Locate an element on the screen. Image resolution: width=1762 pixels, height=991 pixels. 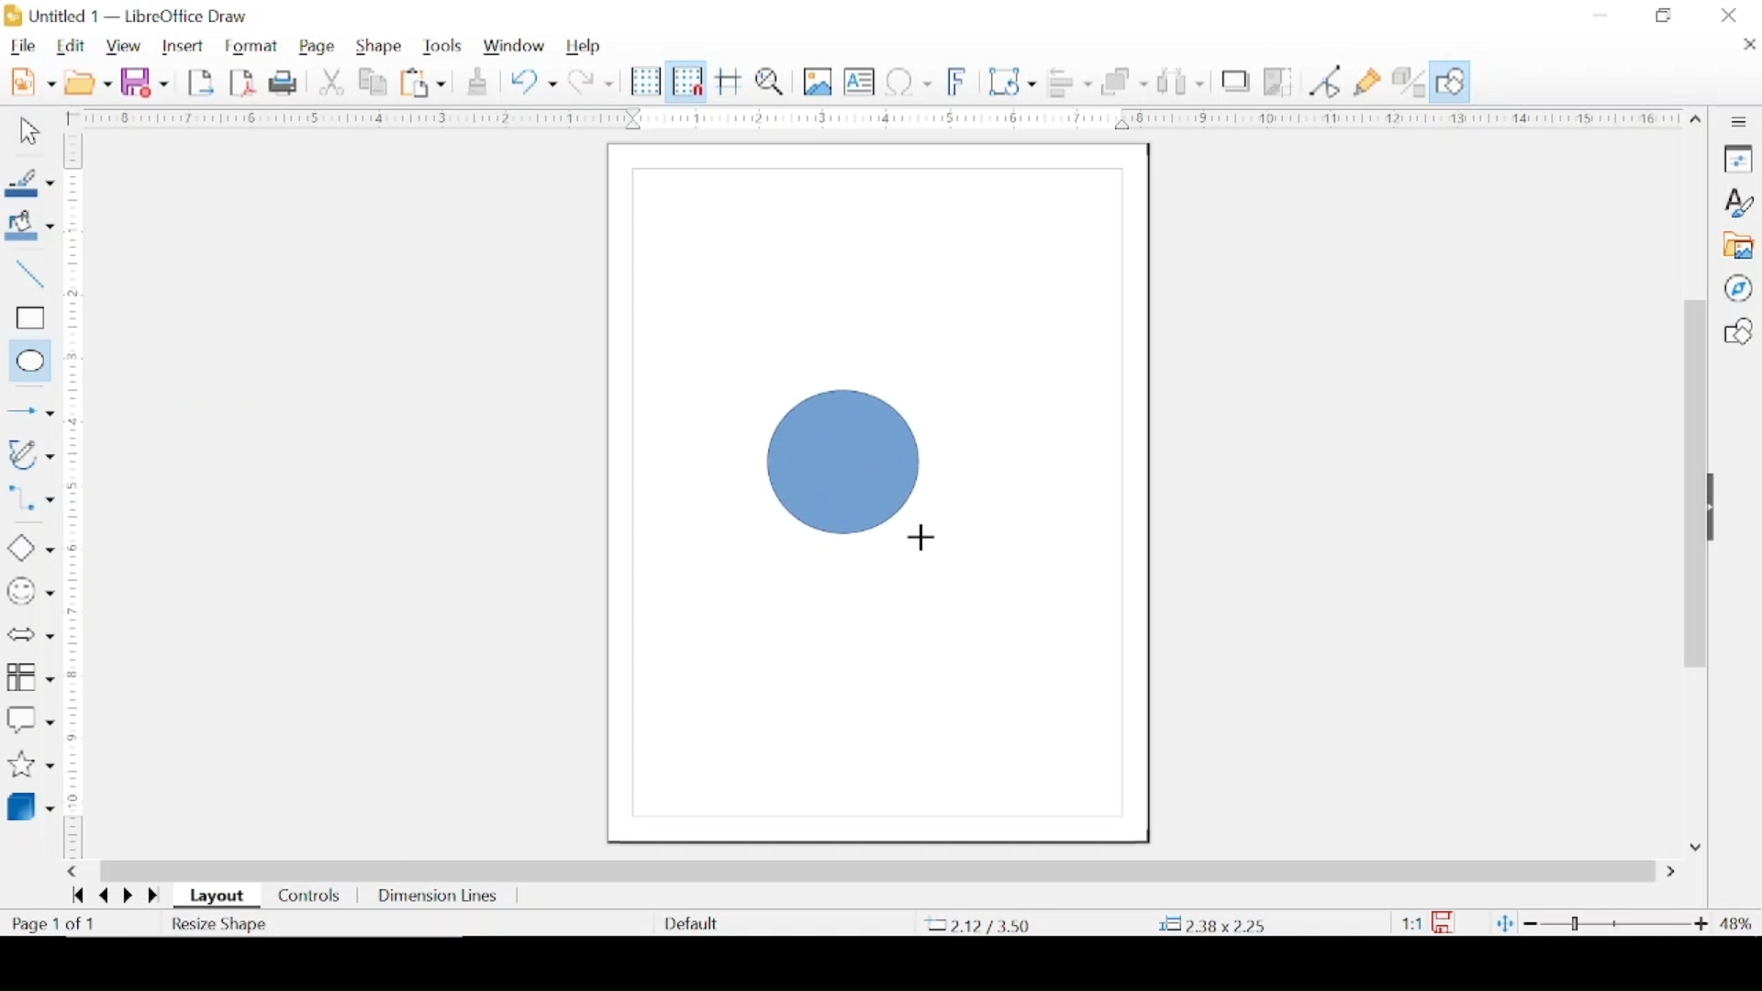
flowchart is located at coordinates (29, 677).